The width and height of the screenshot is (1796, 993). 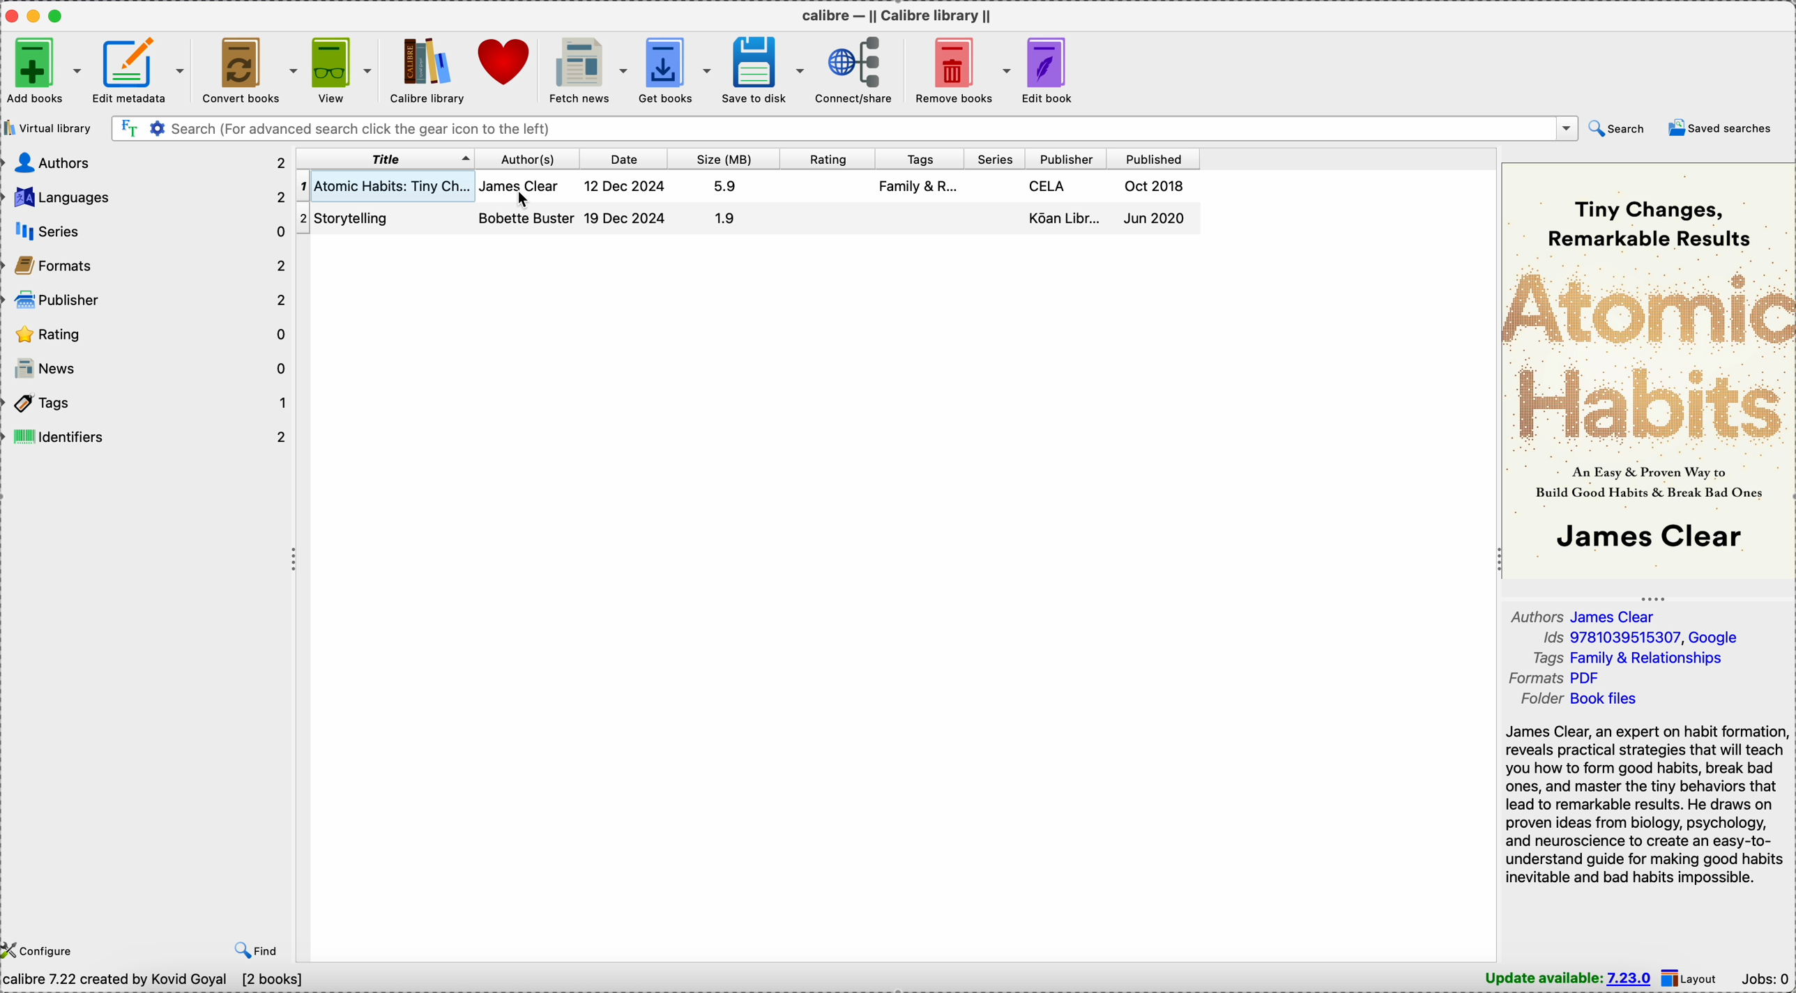 What do you see at coordinates (145, 70) in the screenshot?
I see `edit metadata` at bounding box center [145, 70].